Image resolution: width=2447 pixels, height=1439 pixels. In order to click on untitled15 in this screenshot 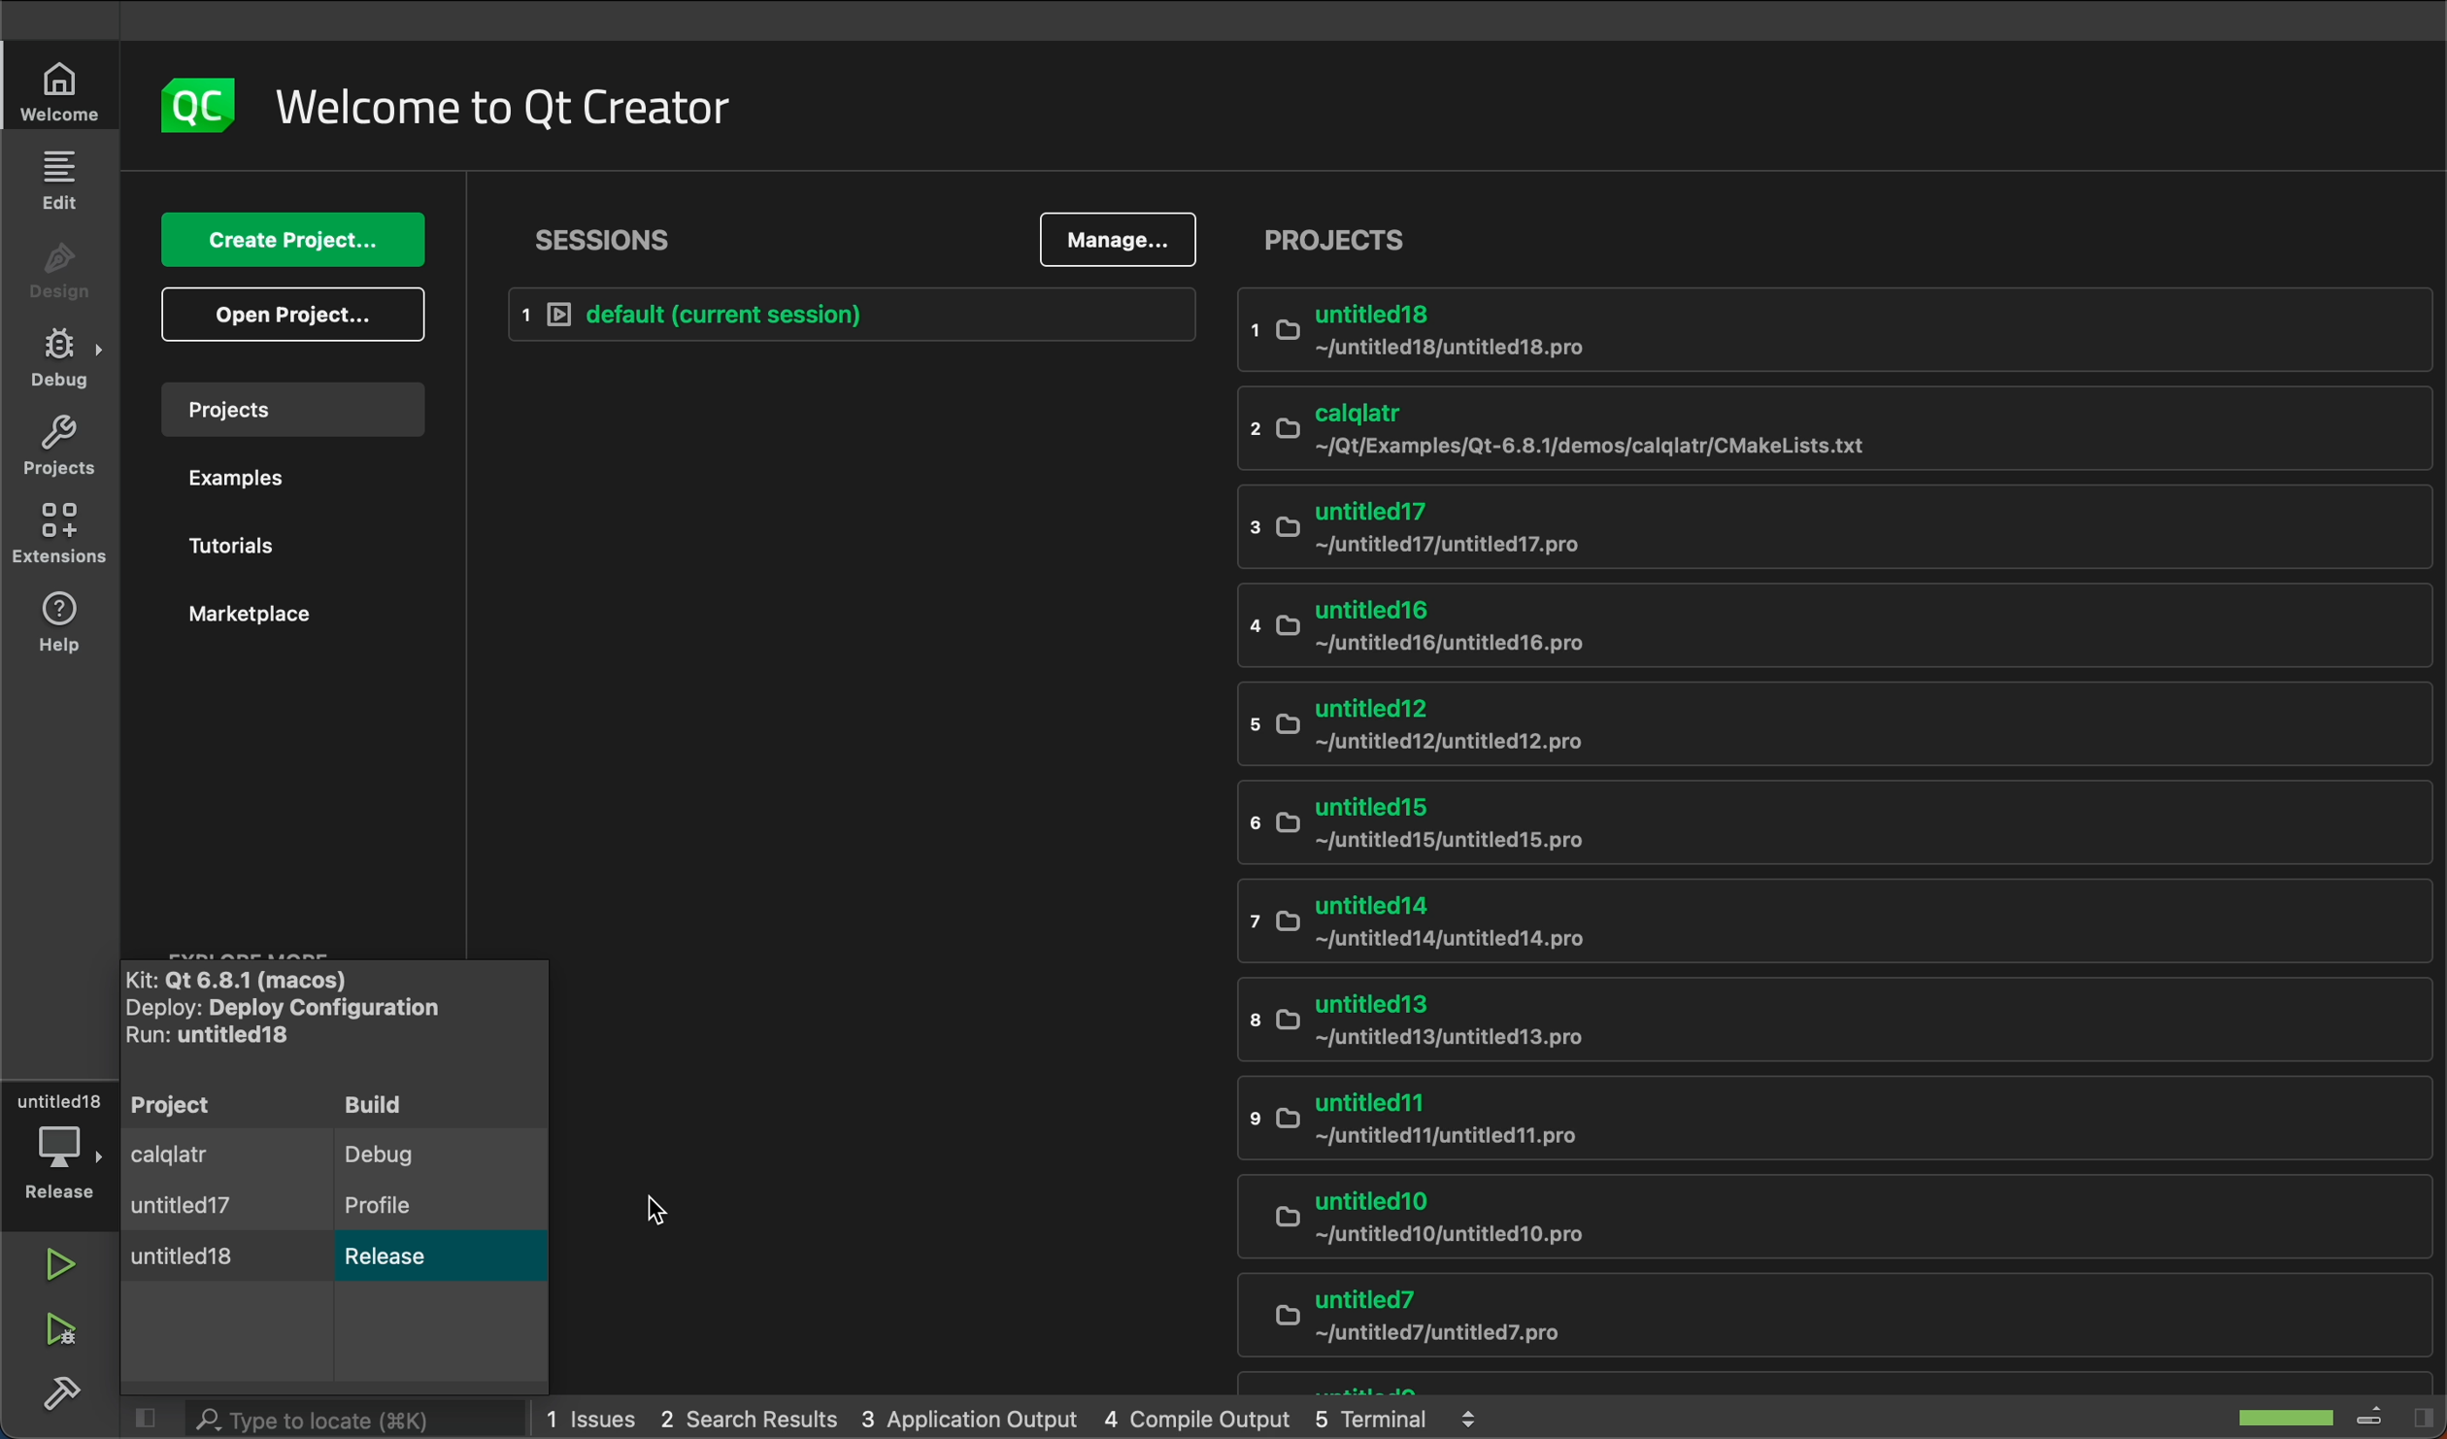, I will do `click(1726, 825)`.